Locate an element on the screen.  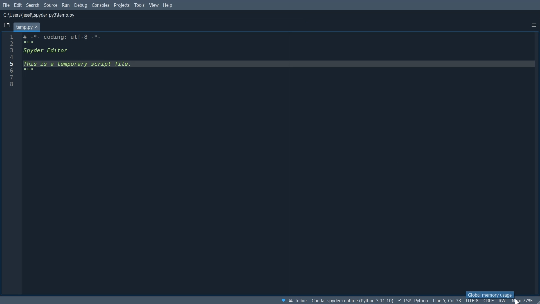
Browse Tabs is located at coordinates (6, 26).